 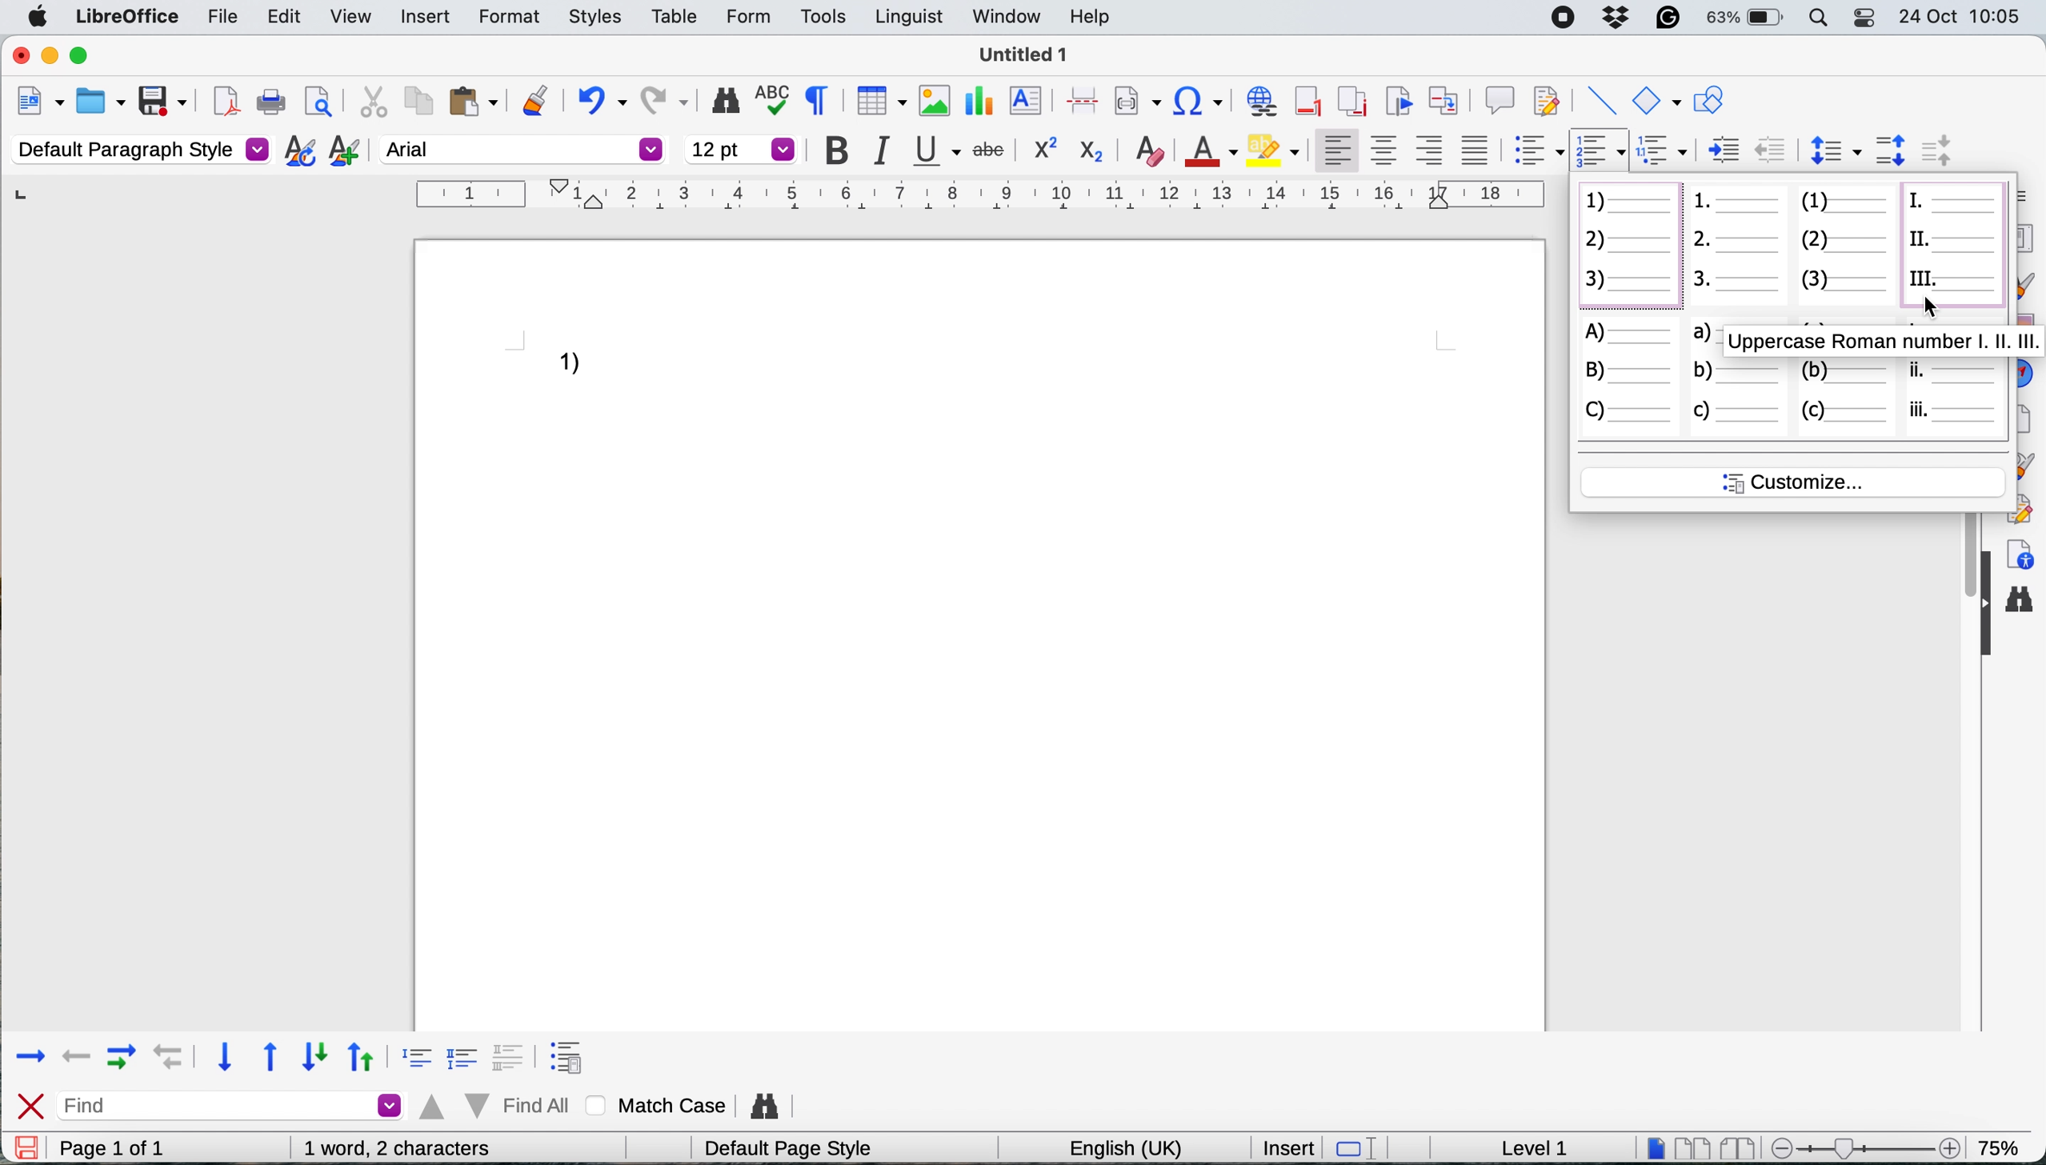 What do you see at coordinates (777, 99) in the screenshot?
I see `spelling` at bounding box center [777, 99].